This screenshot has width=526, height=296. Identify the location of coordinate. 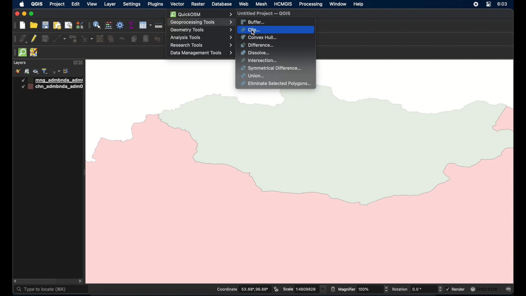
(242, 289).